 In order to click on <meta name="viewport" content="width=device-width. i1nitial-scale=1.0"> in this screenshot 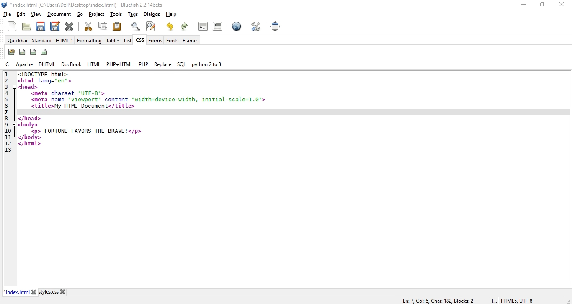, I will do `click(149, 99)`.